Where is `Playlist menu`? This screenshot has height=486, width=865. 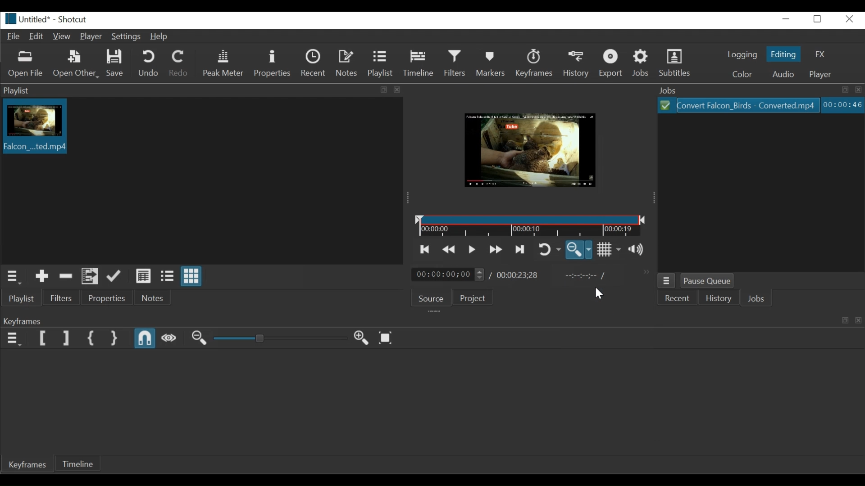
Playlist menu is located at coordinates (14, 278).